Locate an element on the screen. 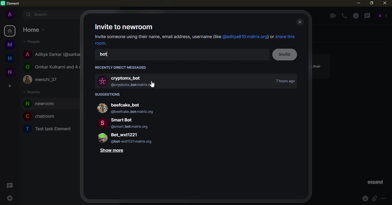  time is located at coordinates (286, 80).